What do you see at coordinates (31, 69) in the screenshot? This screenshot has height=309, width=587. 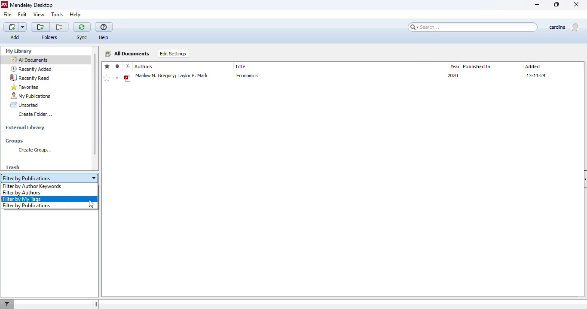 I see `recently added` at bounding box center [31, 69].